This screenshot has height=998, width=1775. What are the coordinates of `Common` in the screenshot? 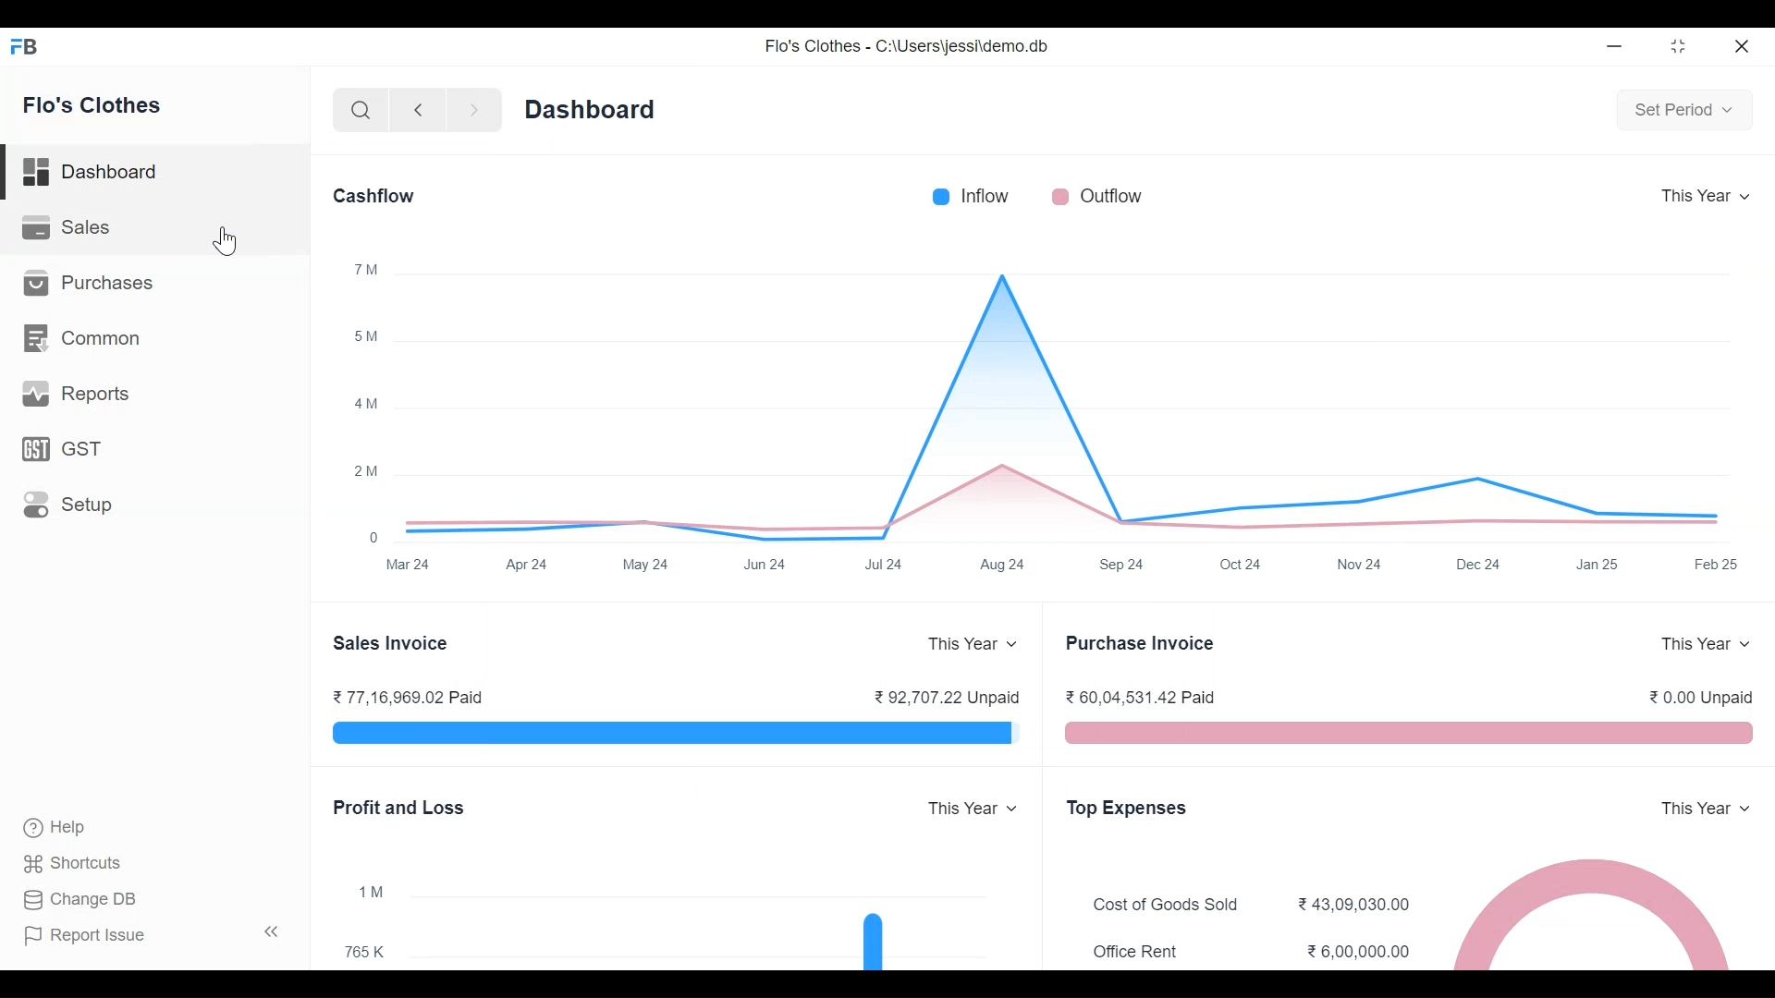 It's located at (83, 338).